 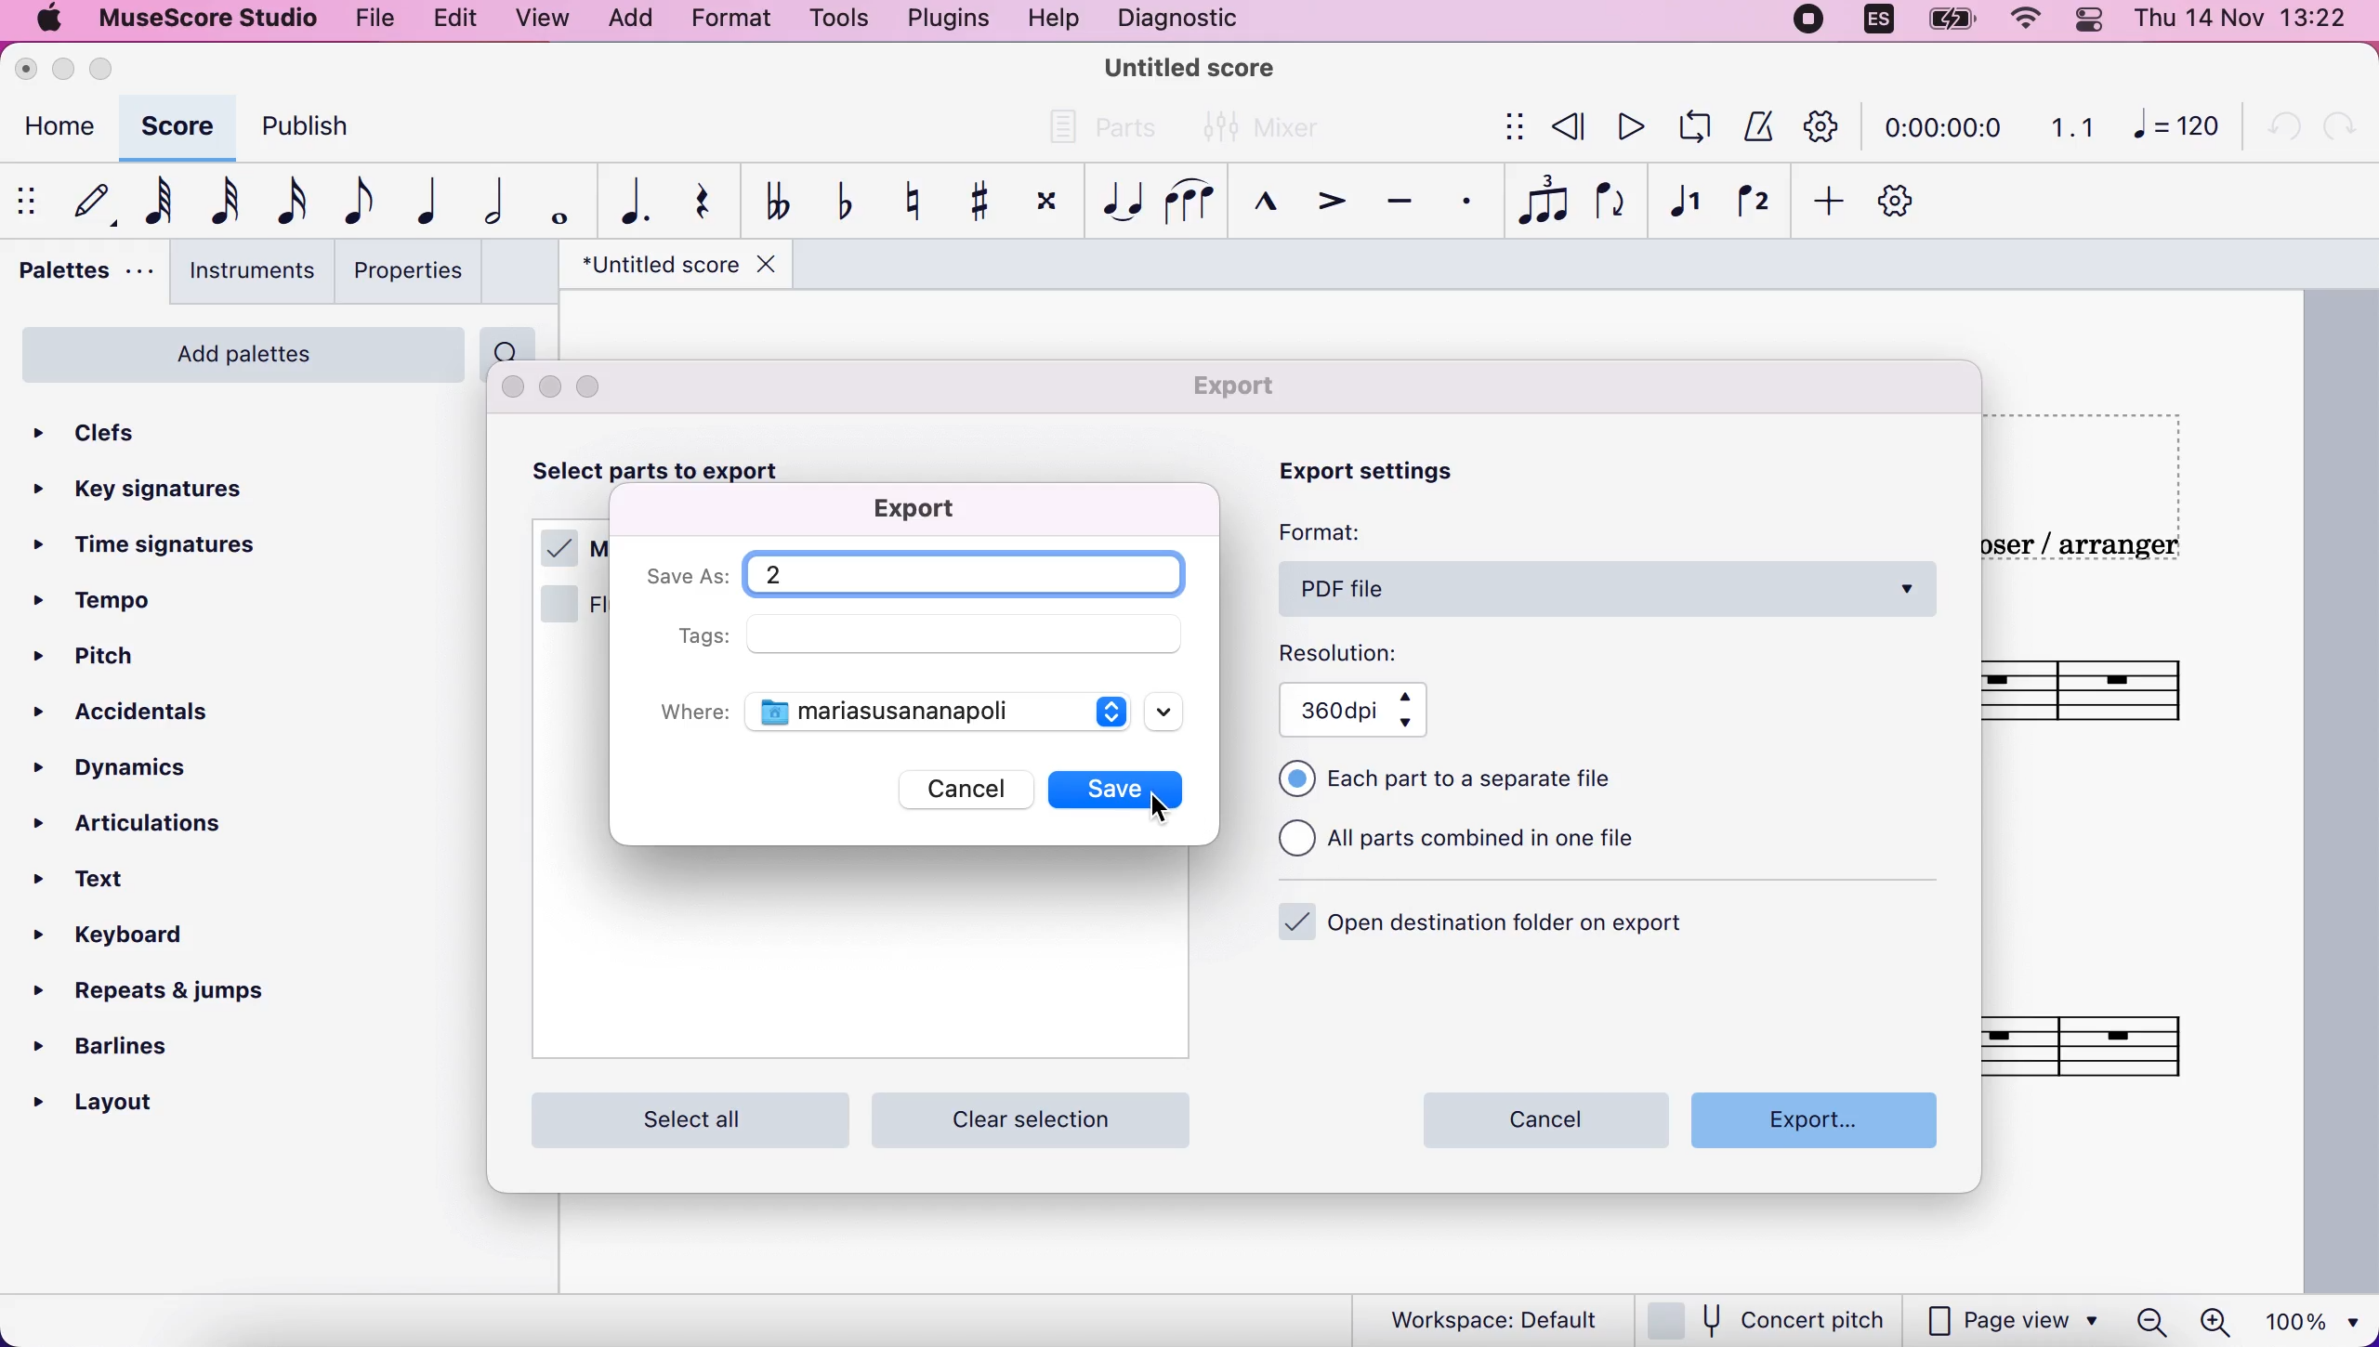 What do you see at coordinates (1388, 479) in the screenshot?
I see `export settings` at bounding box center [1388, 479].